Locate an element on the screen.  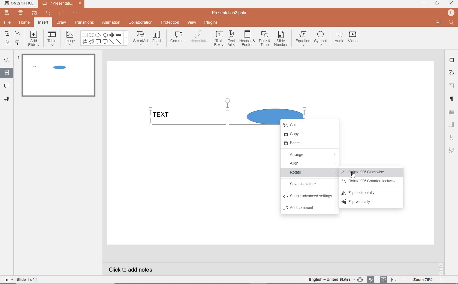
SLIDE SETTINGS is located at coordinates (451, 60).